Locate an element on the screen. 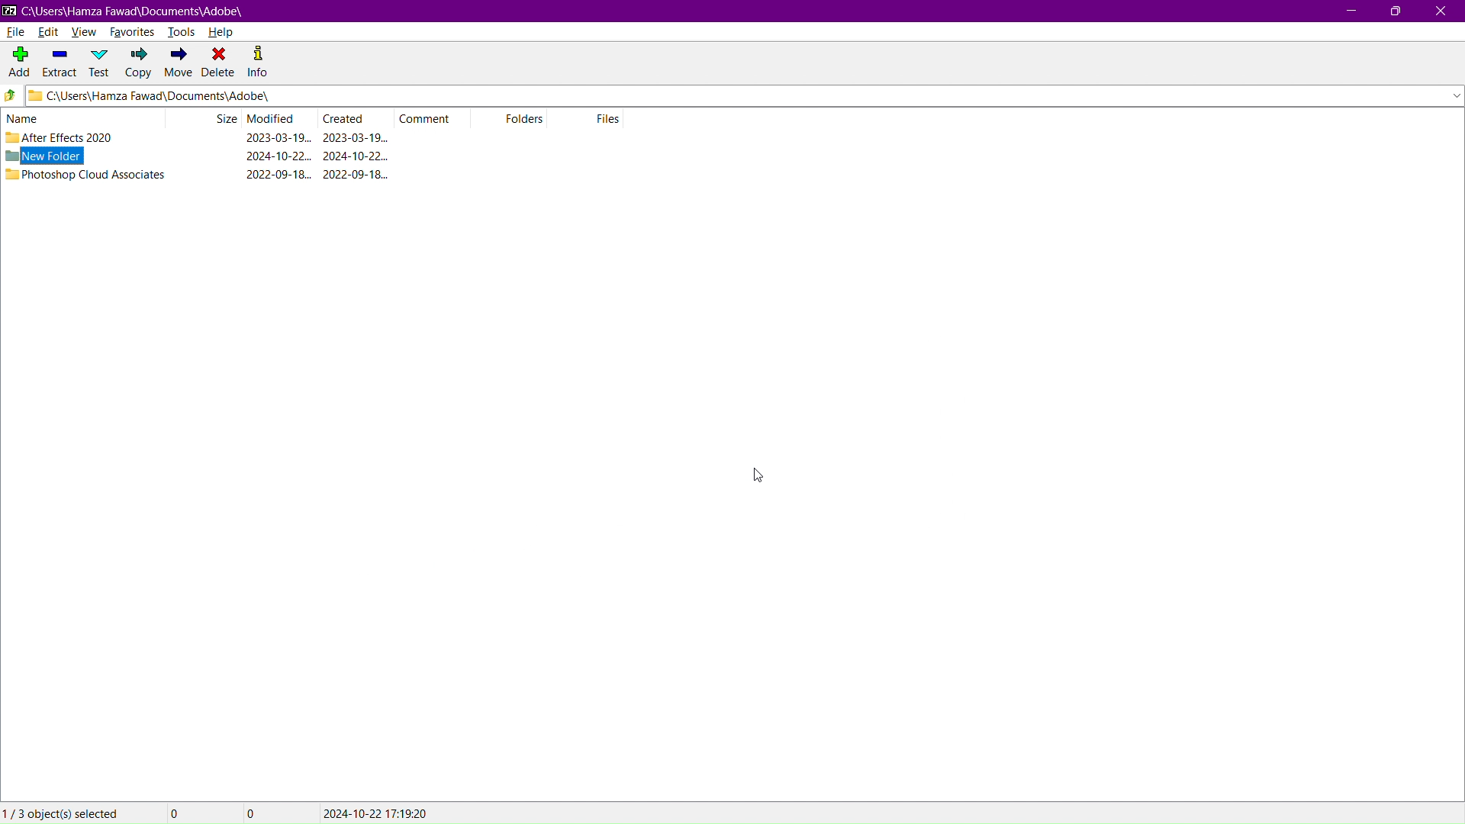 The width and height of the screenshot is (1465, 824). Delete is located at coordinates (219, 63).